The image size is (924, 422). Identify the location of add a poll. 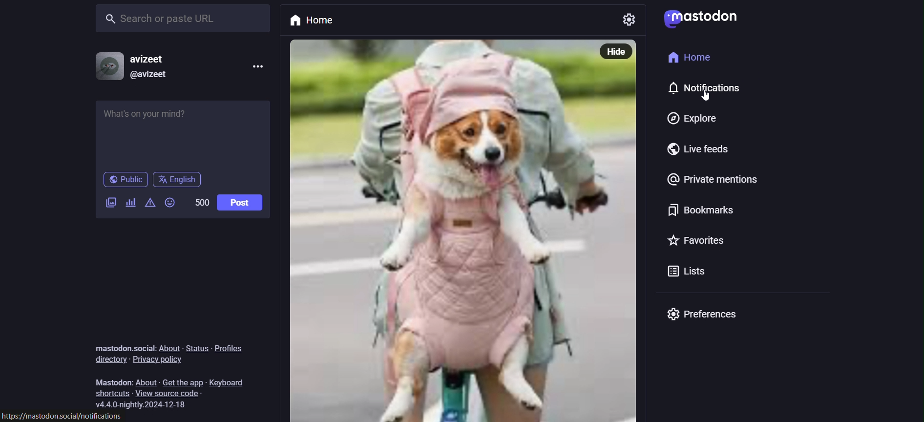
(130, 204).